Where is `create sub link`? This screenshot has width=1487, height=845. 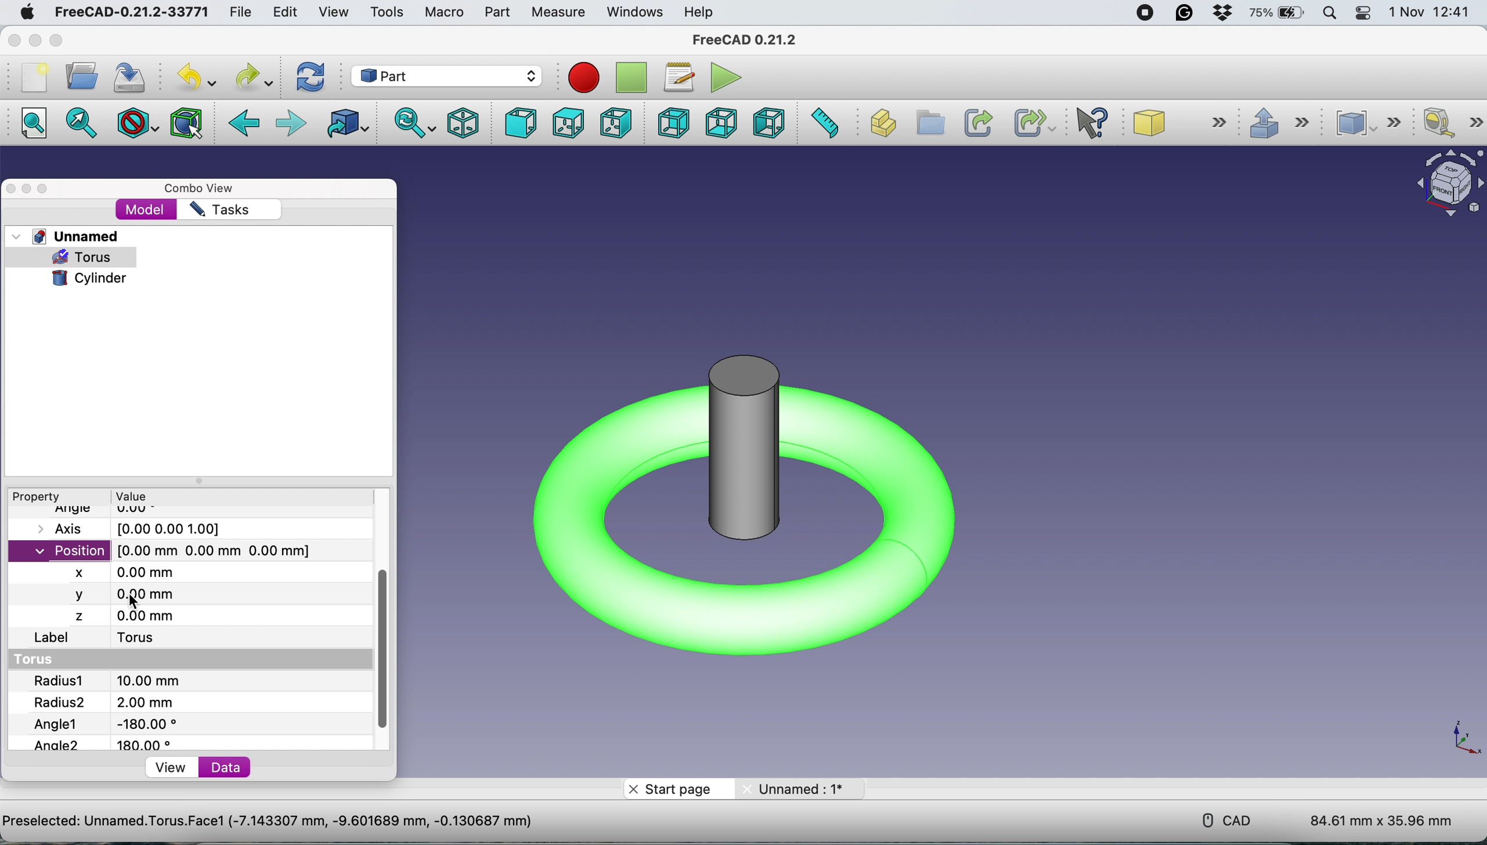 create sub link is located at coordinates (1031, 124).